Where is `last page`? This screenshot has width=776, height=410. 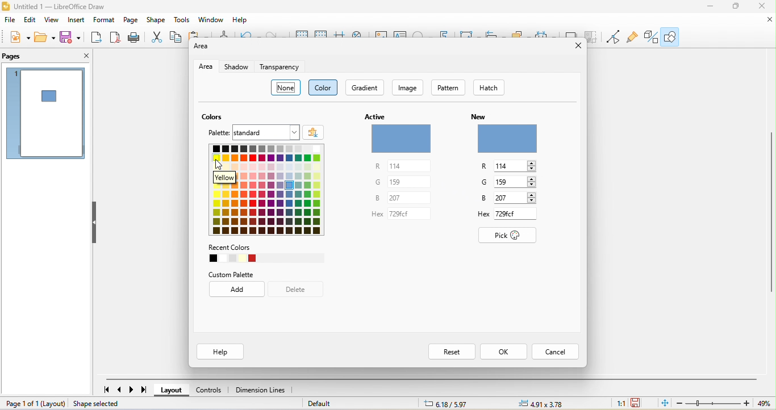
last page is located at coordinates (148, 390).